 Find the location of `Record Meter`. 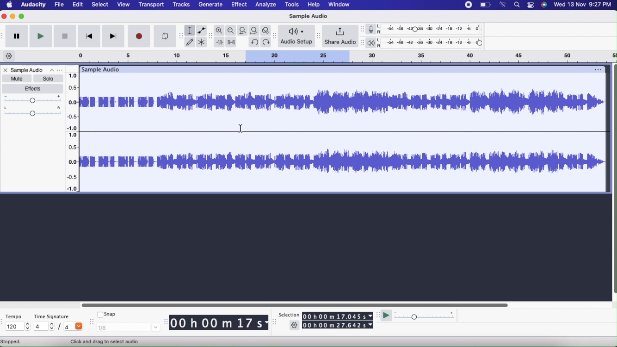

Record Meter is located at coordinates (374, 29).